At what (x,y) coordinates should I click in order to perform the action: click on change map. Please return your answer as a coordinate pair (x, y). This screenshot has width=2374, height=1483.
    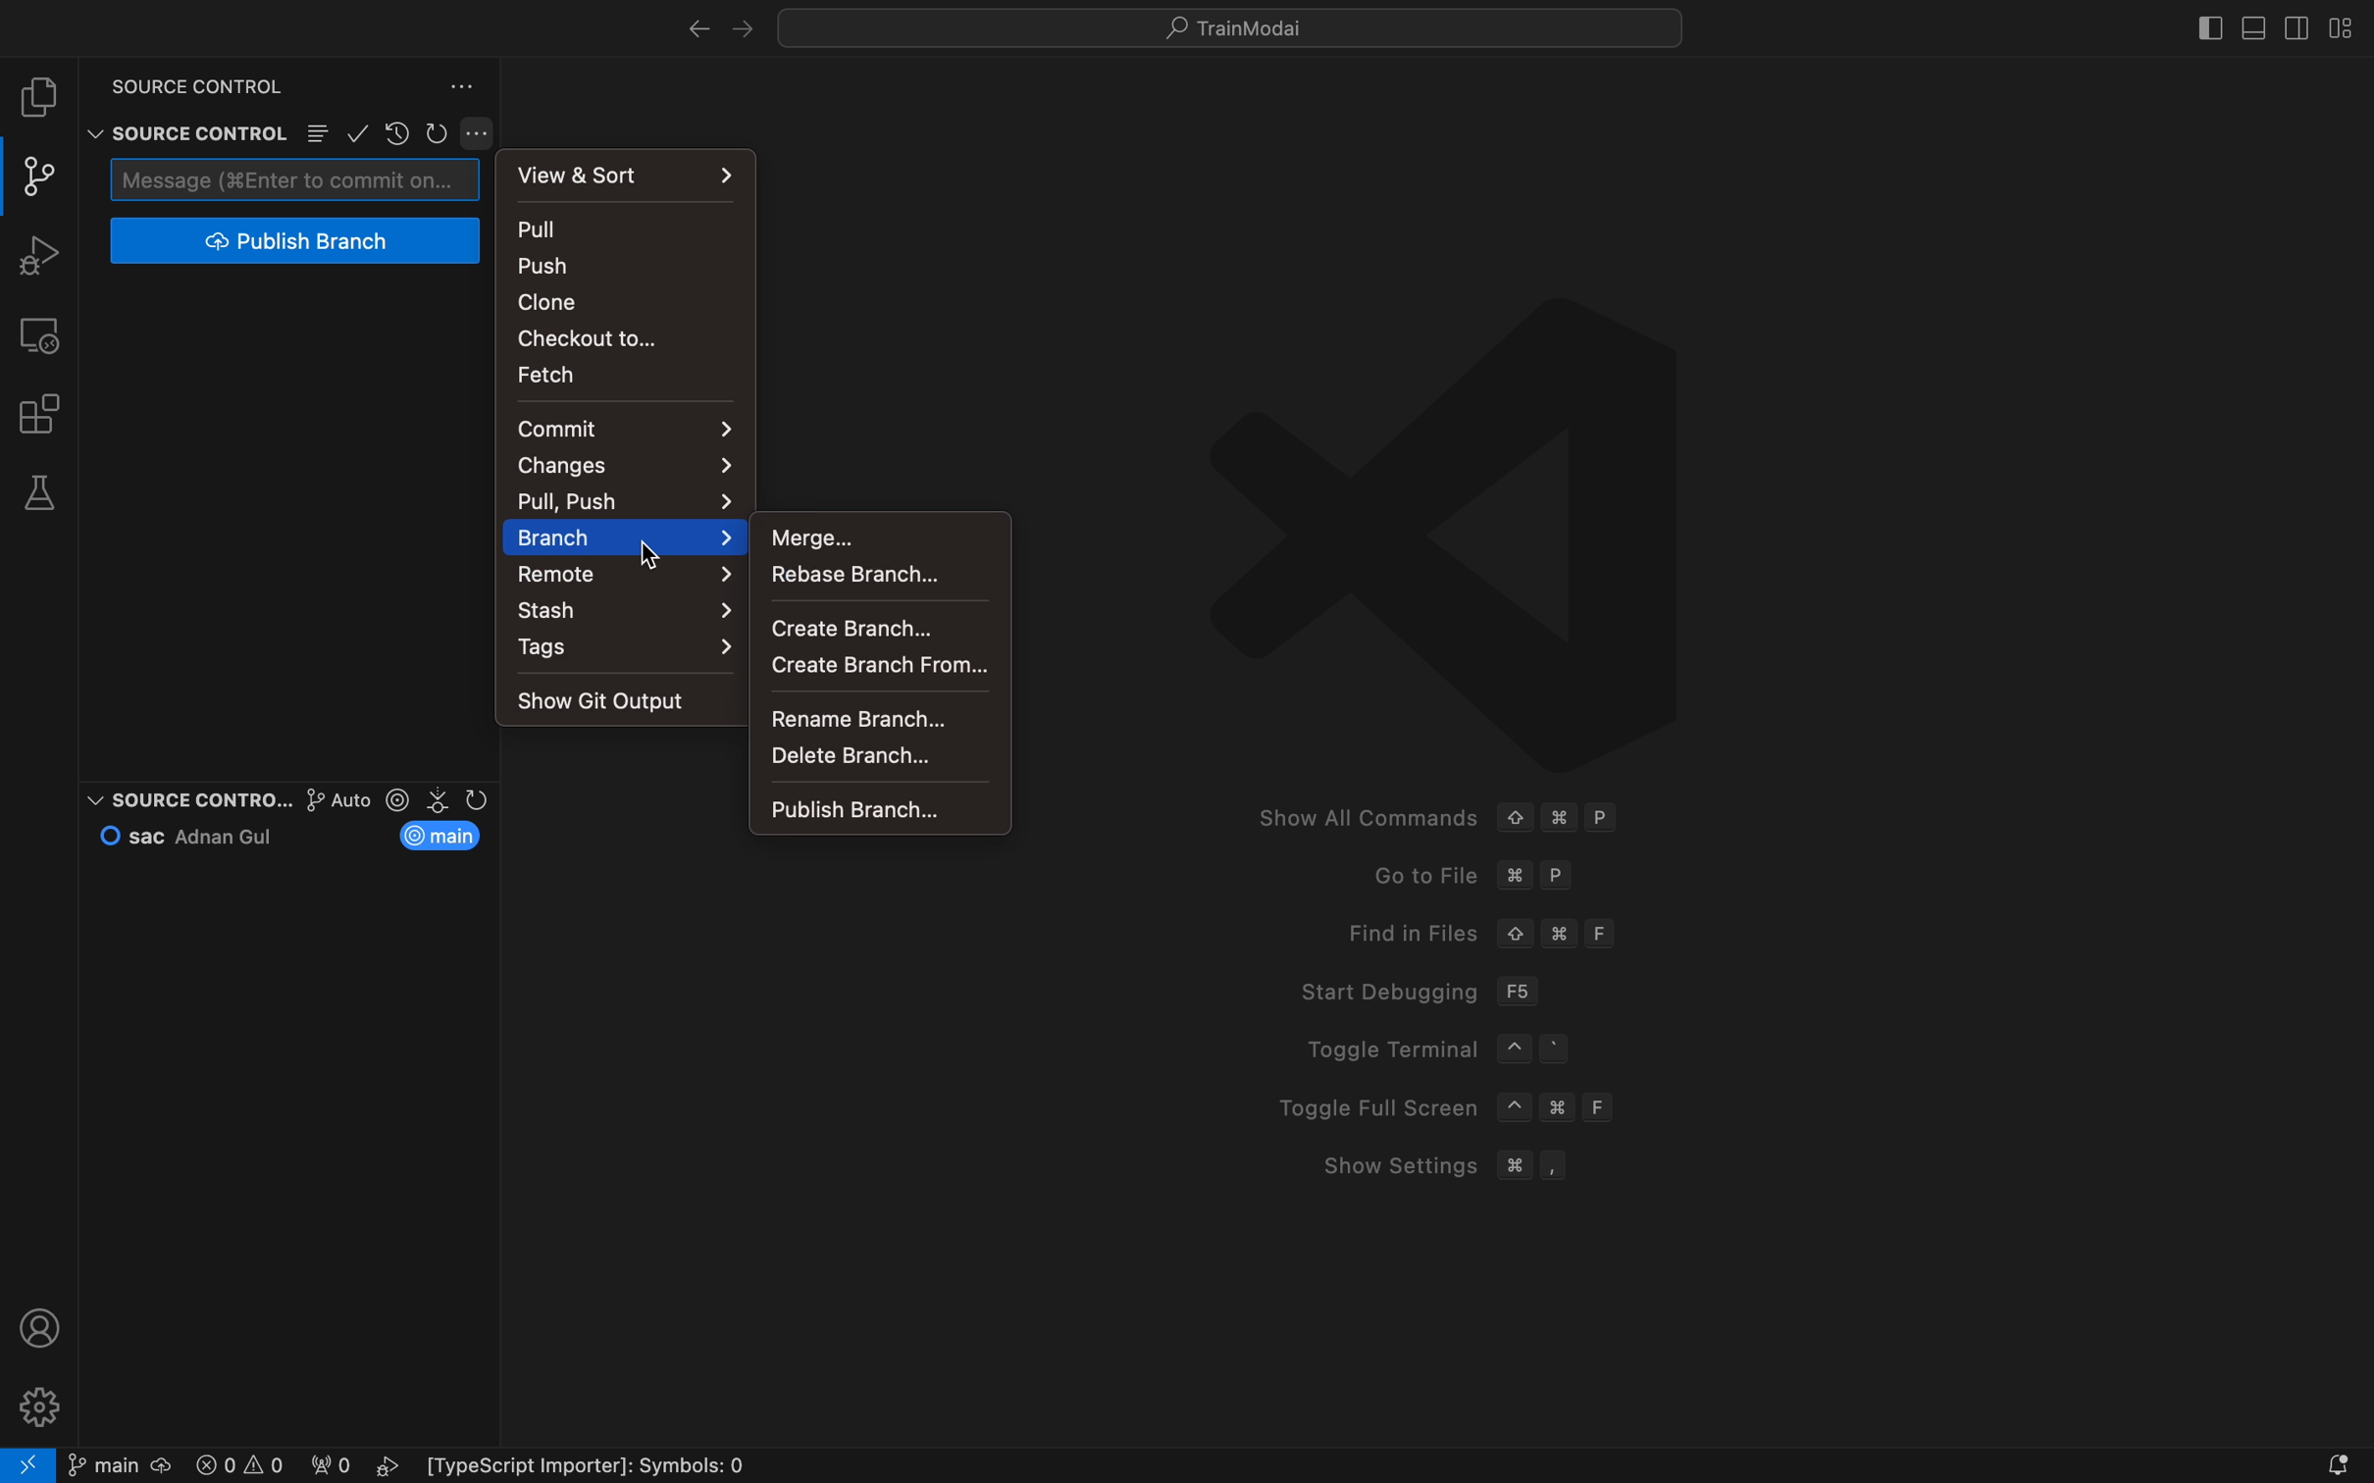
    Looking at the image, I should click on (628, 466).